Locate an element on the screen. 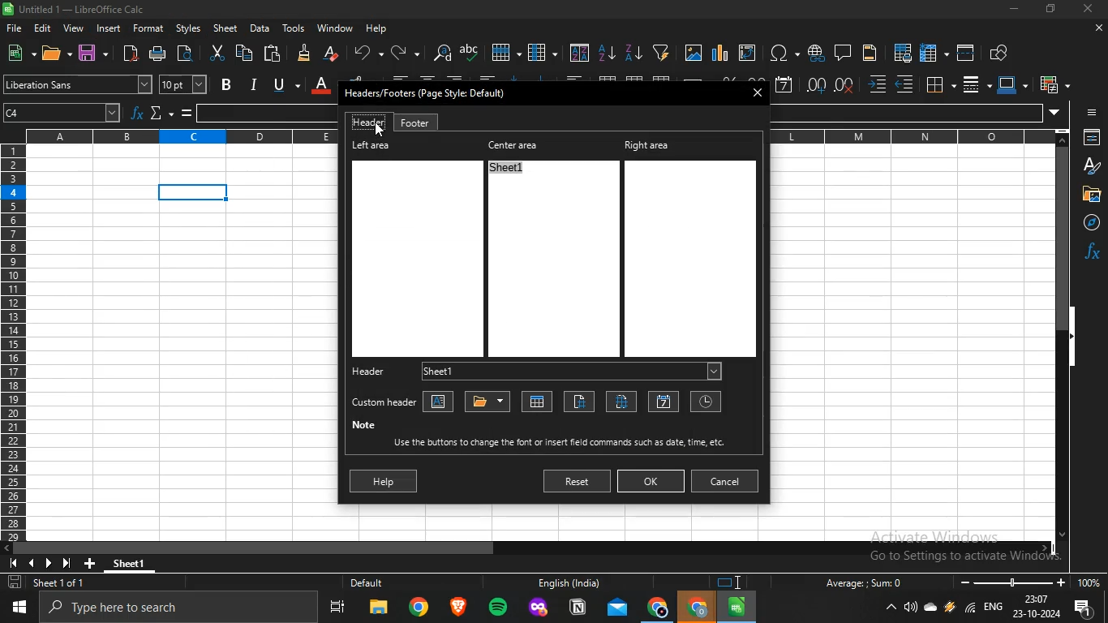 Image resolution: width=1108 pixels, height=623 pixels. row is located at coordinates (12, 346).